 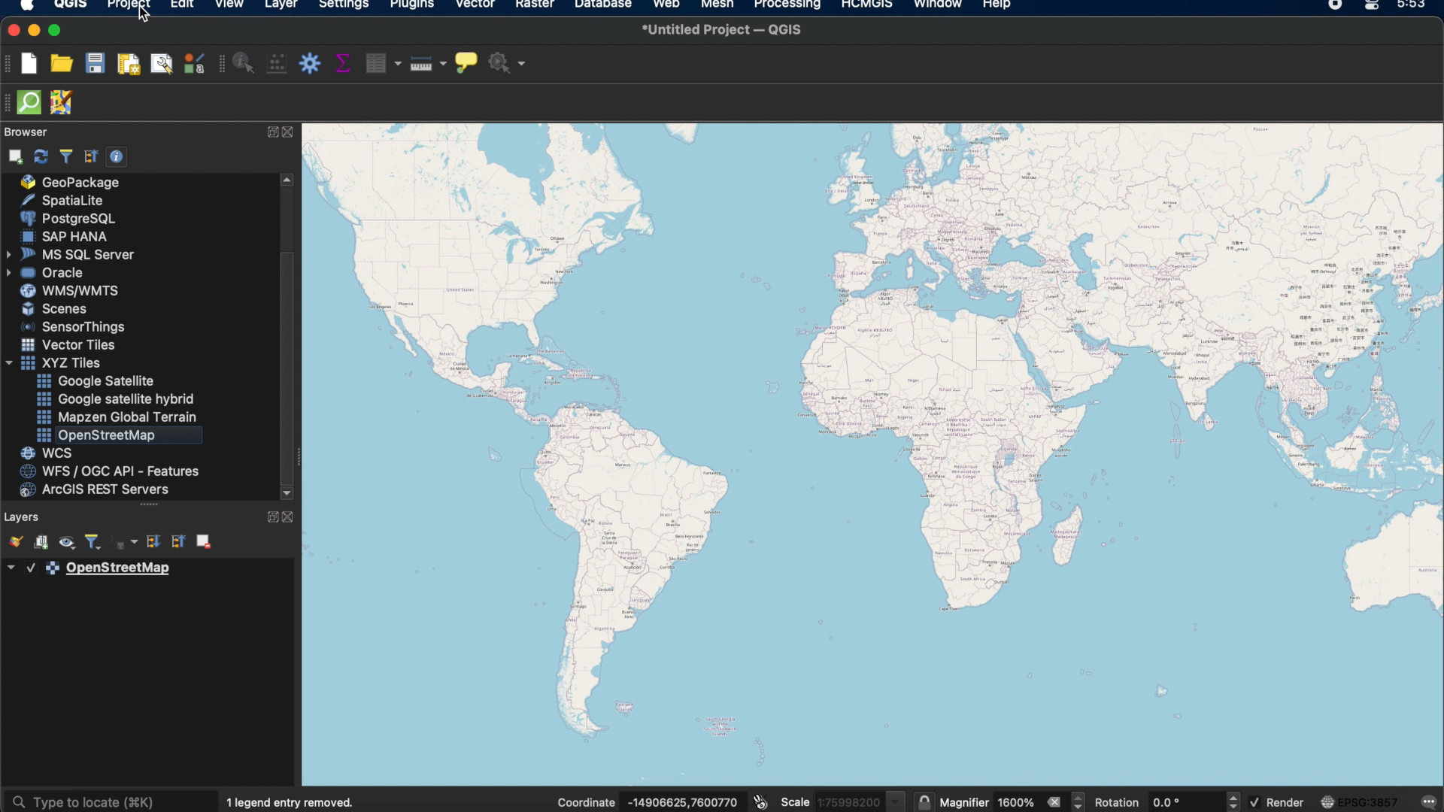 What do you see at coordinates (118, 417) in the screenshot?
I see `mapzen global terrain` at bounding box center [118, 417].